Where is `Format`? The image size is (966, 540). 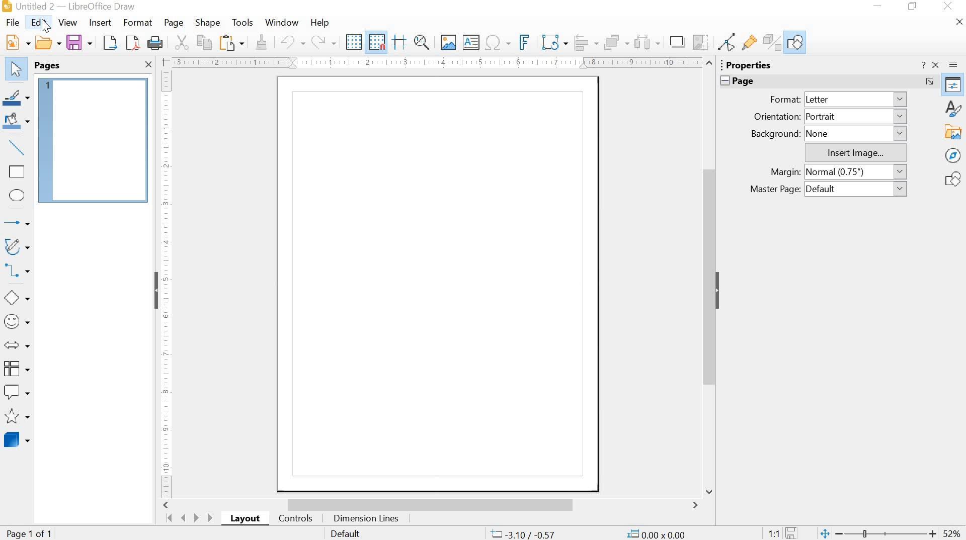
Format is located at coordinates (138, 23).